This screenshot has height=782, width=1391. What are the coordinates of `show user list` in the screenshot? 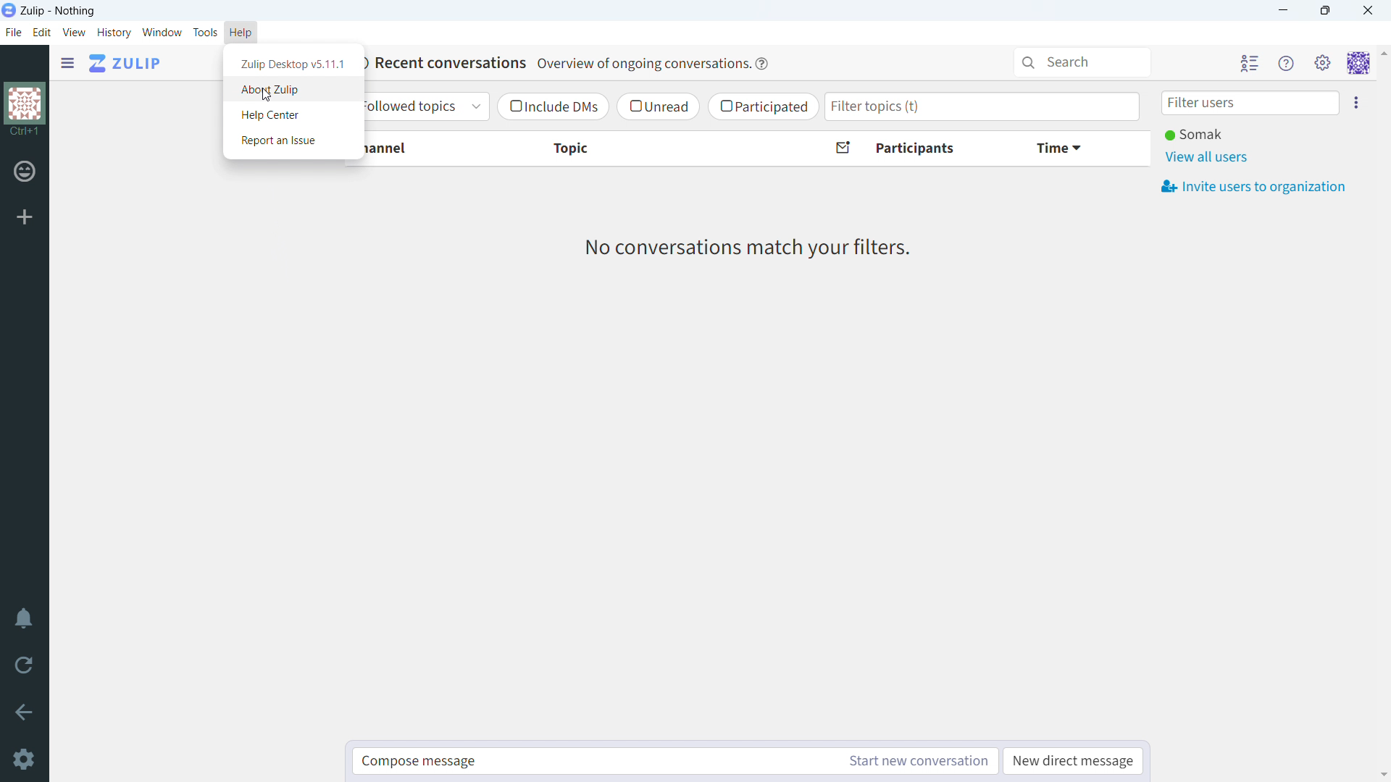 It's located at (1250, 62).